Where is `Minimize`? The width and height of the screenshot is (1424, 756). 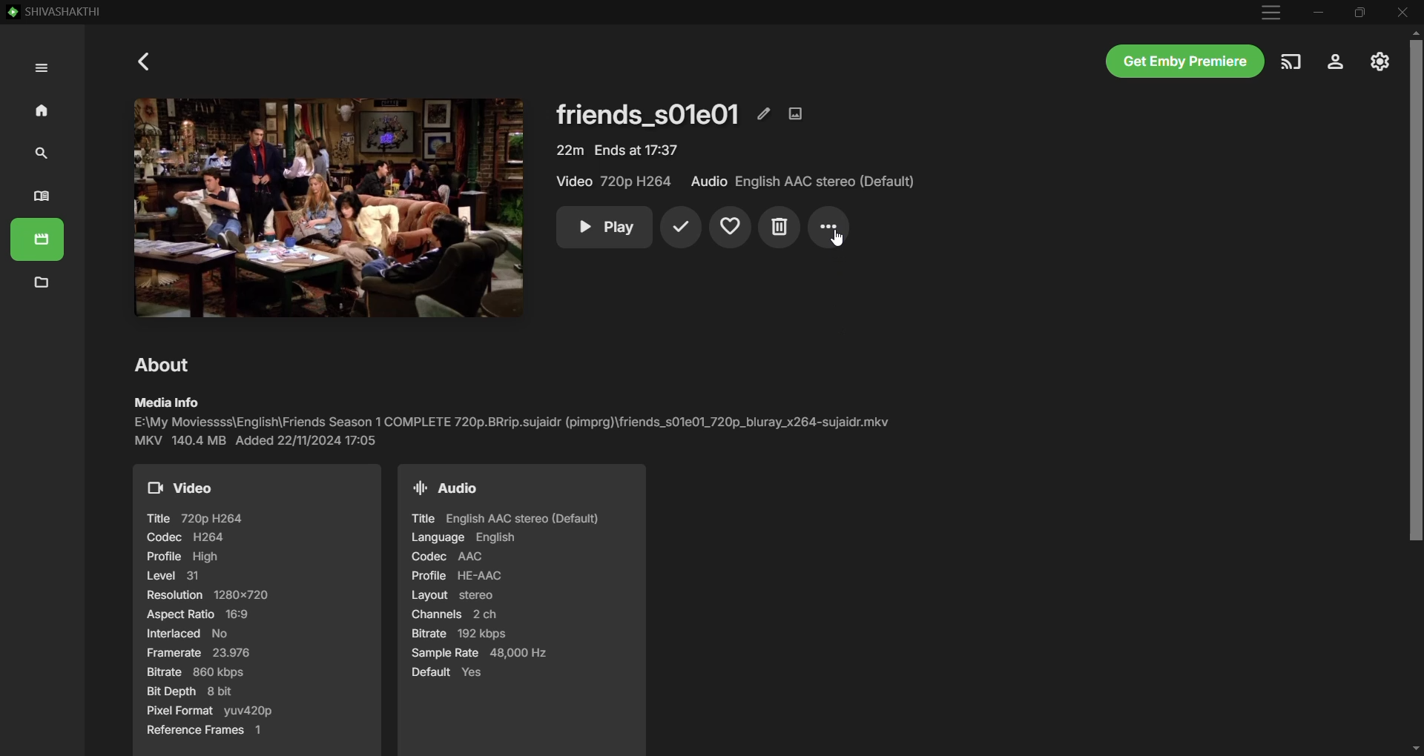
Minimize is located at coordinates (1319, 12).